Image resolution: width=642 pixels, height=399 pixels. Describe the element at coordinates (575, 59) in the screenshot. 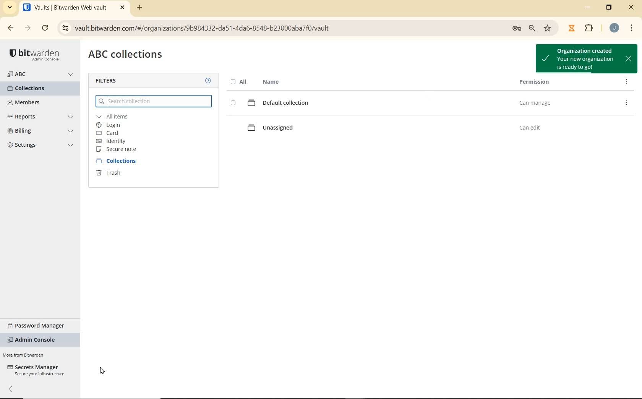

I see `organization created` at that location.